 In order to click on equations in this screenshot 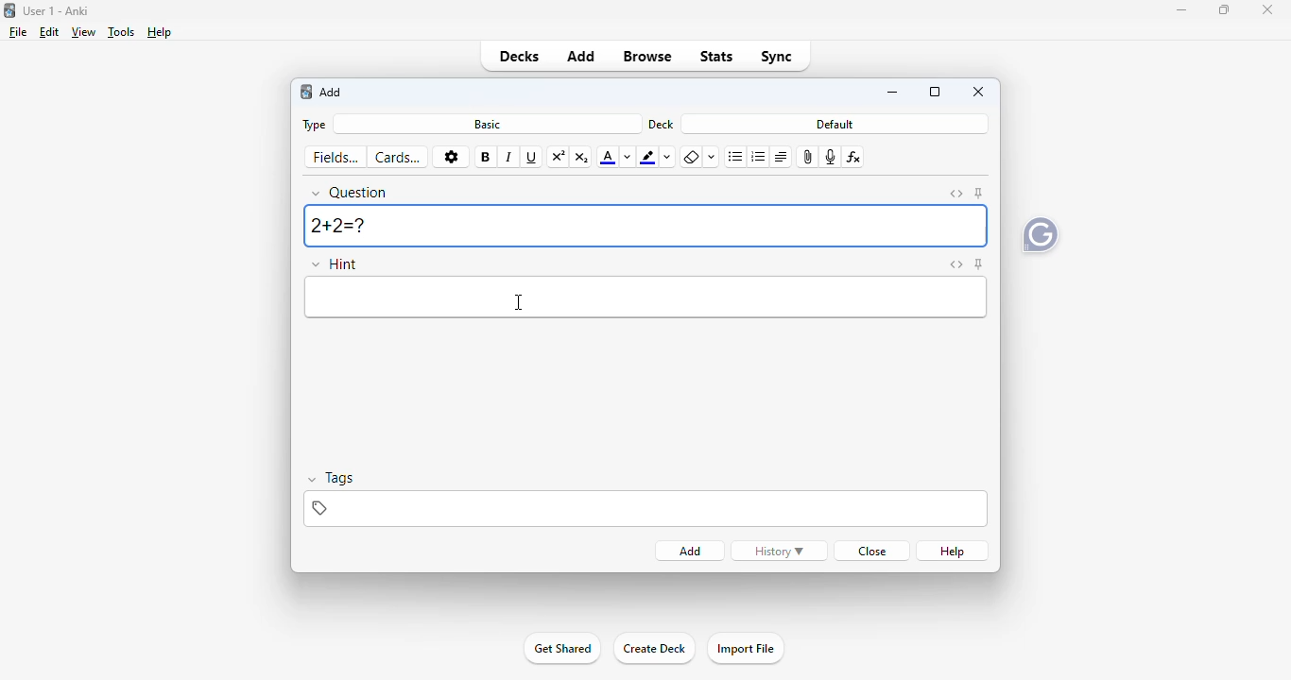, I will do `click(854, 157)`.